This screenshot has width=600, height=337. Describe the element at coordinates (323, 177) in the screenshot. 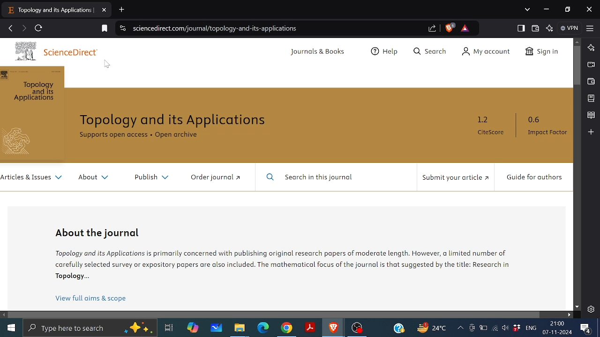

I see `search in this journal` at that location.